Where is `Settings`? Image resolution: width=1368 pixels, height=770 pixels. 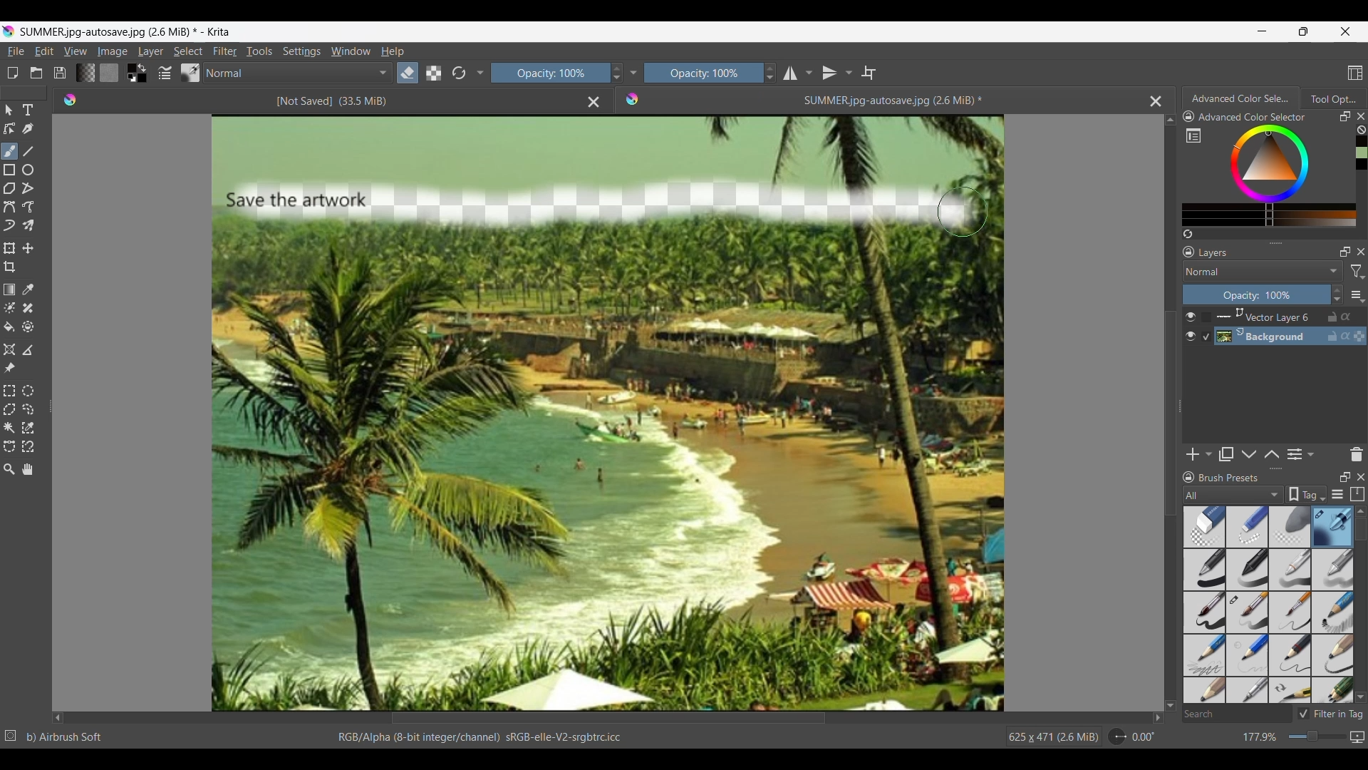
Settings is located at coordinates (302, 51).